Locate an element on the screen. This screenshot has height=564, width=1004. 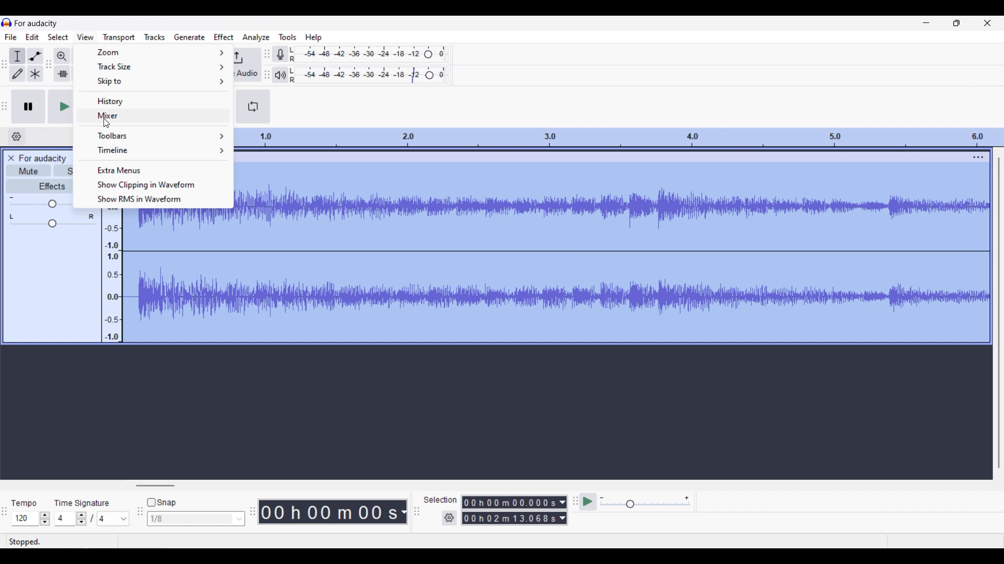
Zoom options is located at coordinates (154, 52).